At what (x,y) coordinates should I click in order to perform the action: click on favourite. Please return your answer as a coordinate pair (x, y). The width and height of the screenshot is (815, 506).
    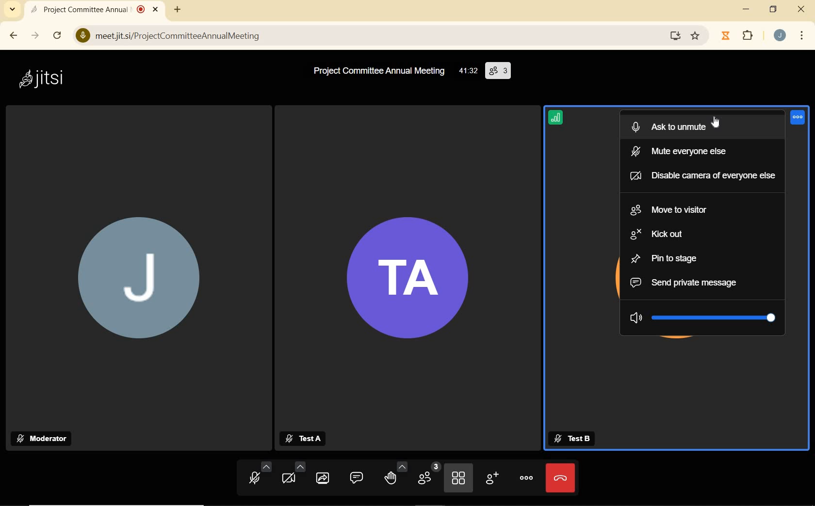
    Looking at the image, I should click on (696, 37).